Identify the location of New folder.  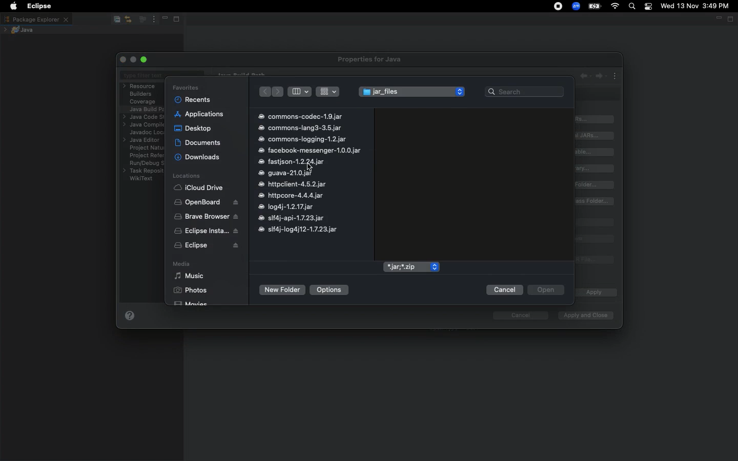
(281, 290).